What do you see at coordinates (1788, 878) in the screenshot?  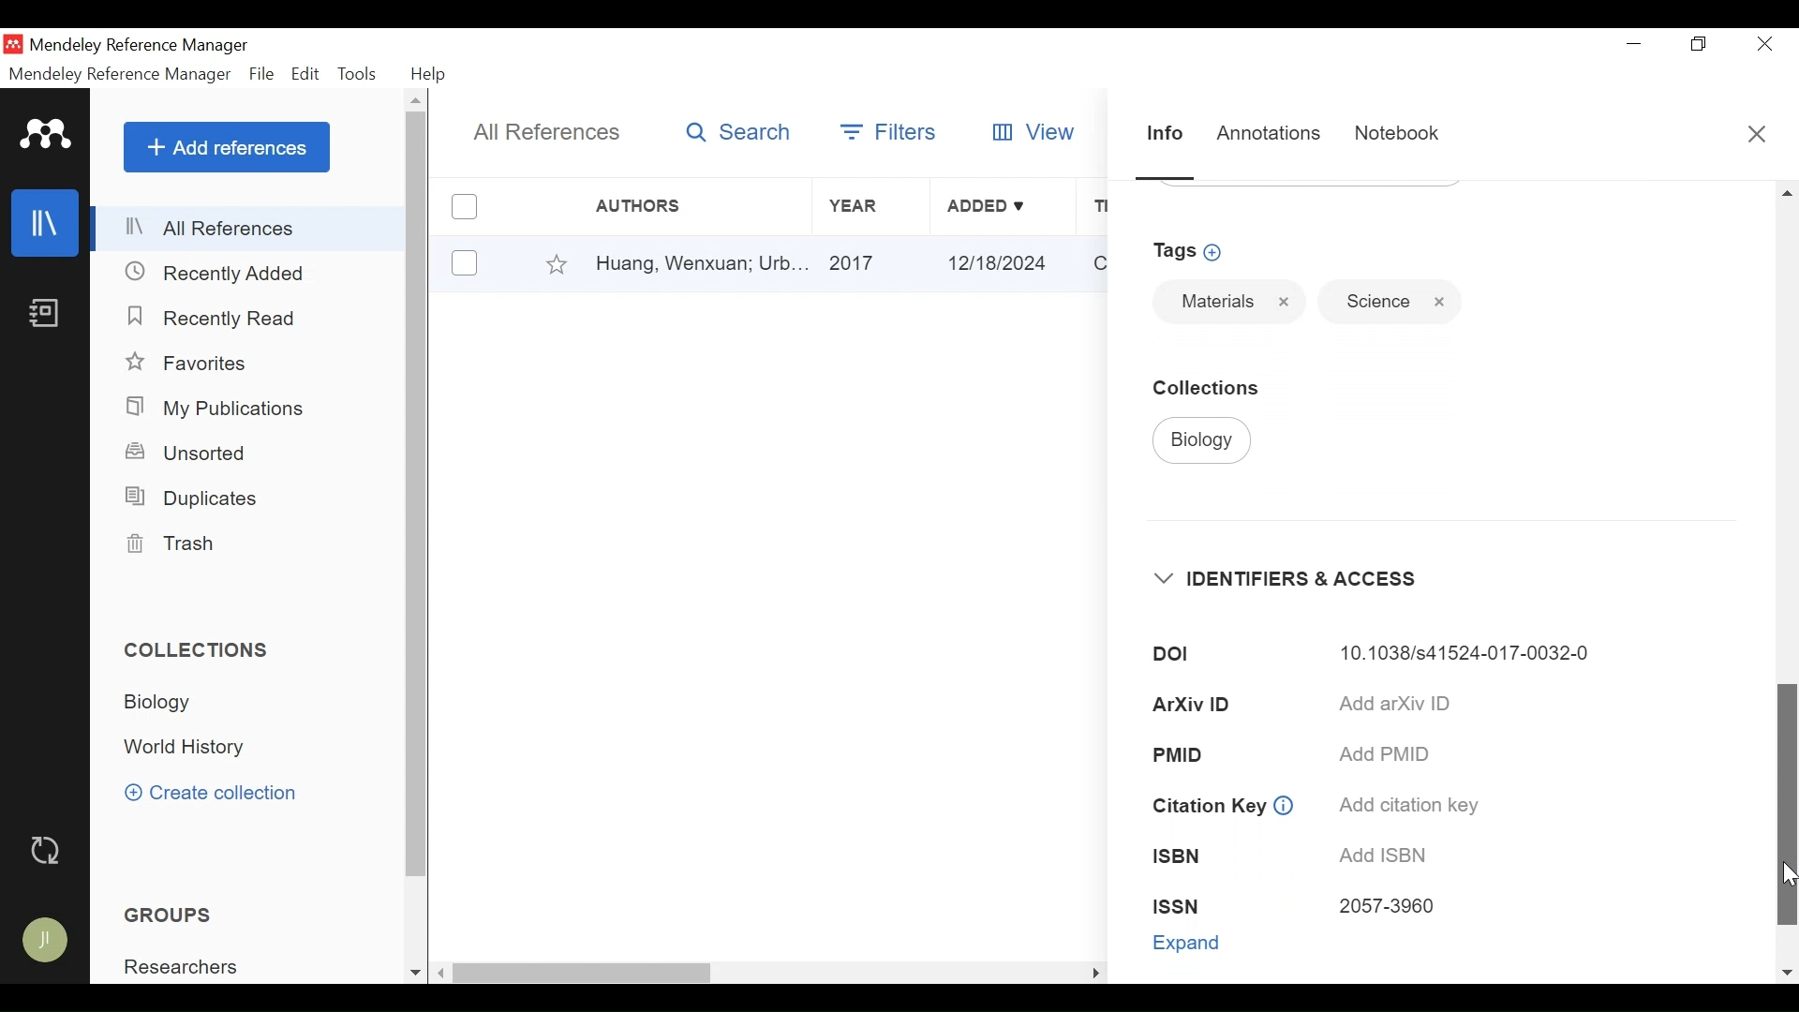 I see `Cursor` at bounding box center [1788, 878].